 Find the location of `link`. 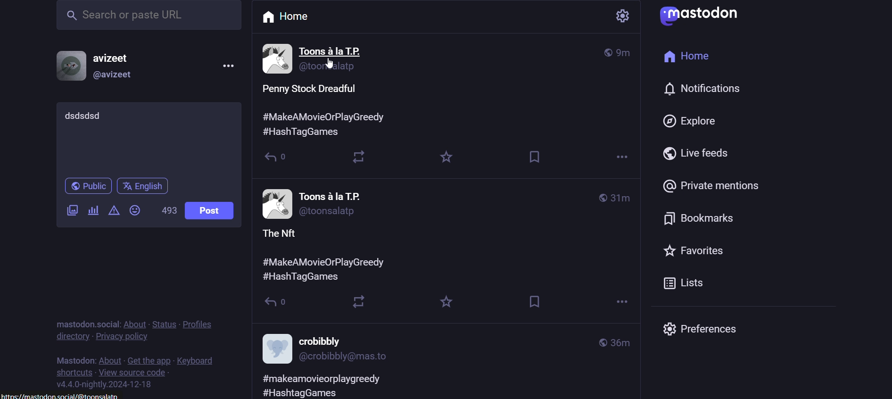

link is located at coordinates (72, 395).